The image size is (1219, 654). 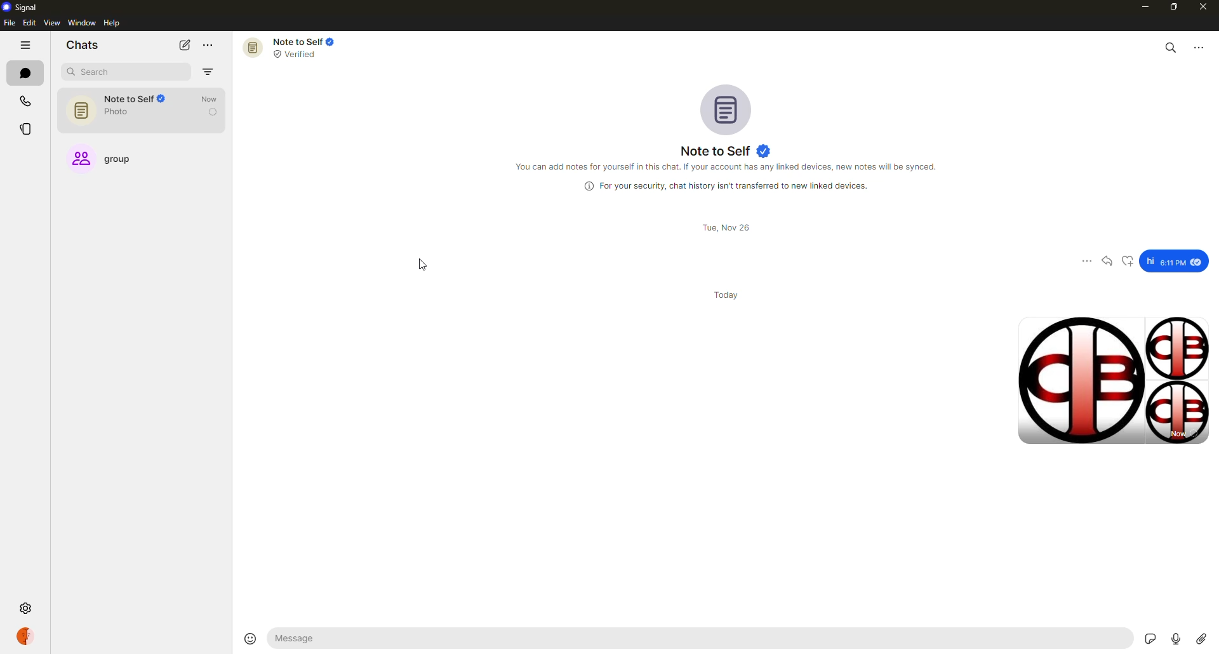 What do you see at coordinates (52, 23) in the screenshot?
I see `view` at bounding box center [52, 23].